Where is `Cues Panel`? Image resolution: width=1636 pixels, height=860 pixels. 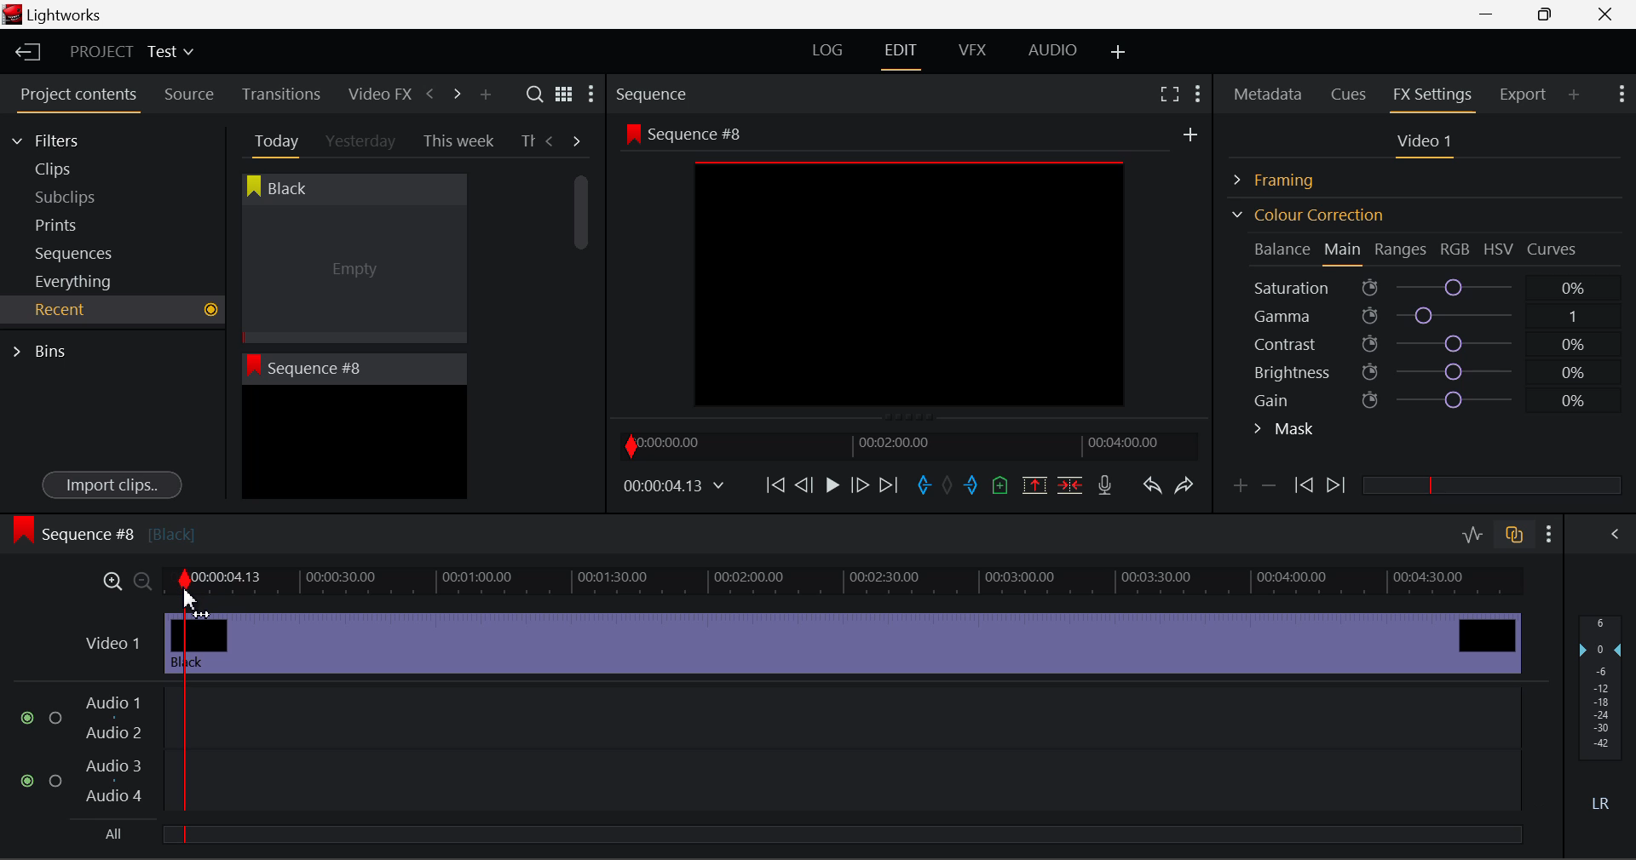
Cues Panel is located at coordinates (1351, 92).